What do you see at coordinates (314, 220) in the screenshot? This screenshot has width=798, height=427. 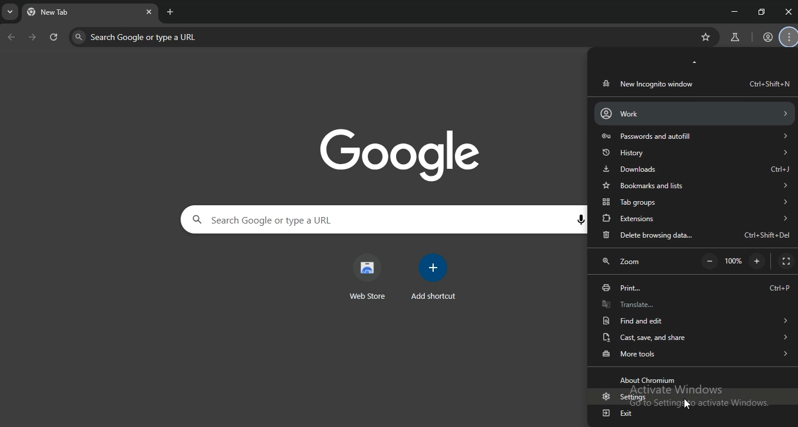 I see `search google or type a url` at bounding box center [314, 220].